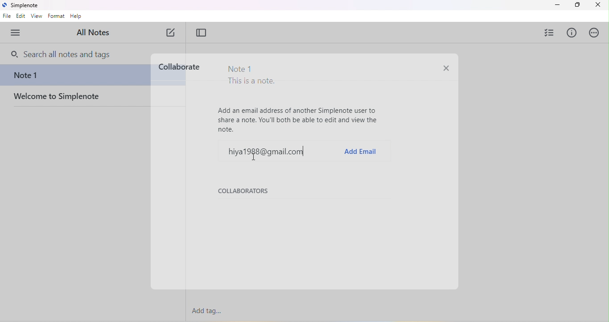 This screenshot has width=609, height=322. Describe the element at coordinates (549, 32) in the screenshot. I see `insert checklist` at that location.